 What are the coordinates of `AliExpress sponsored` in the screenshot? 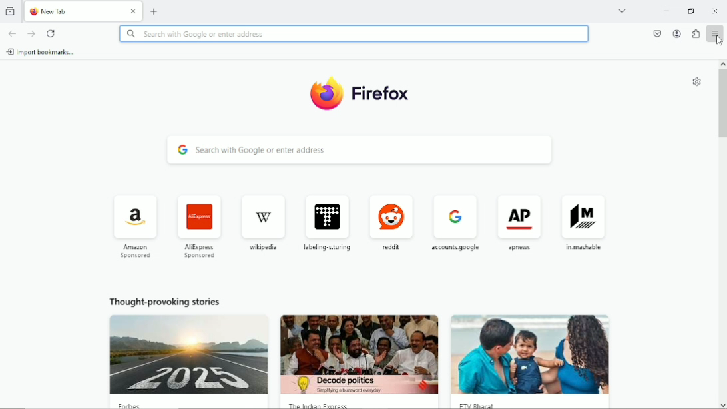 It's located at (197, 224).